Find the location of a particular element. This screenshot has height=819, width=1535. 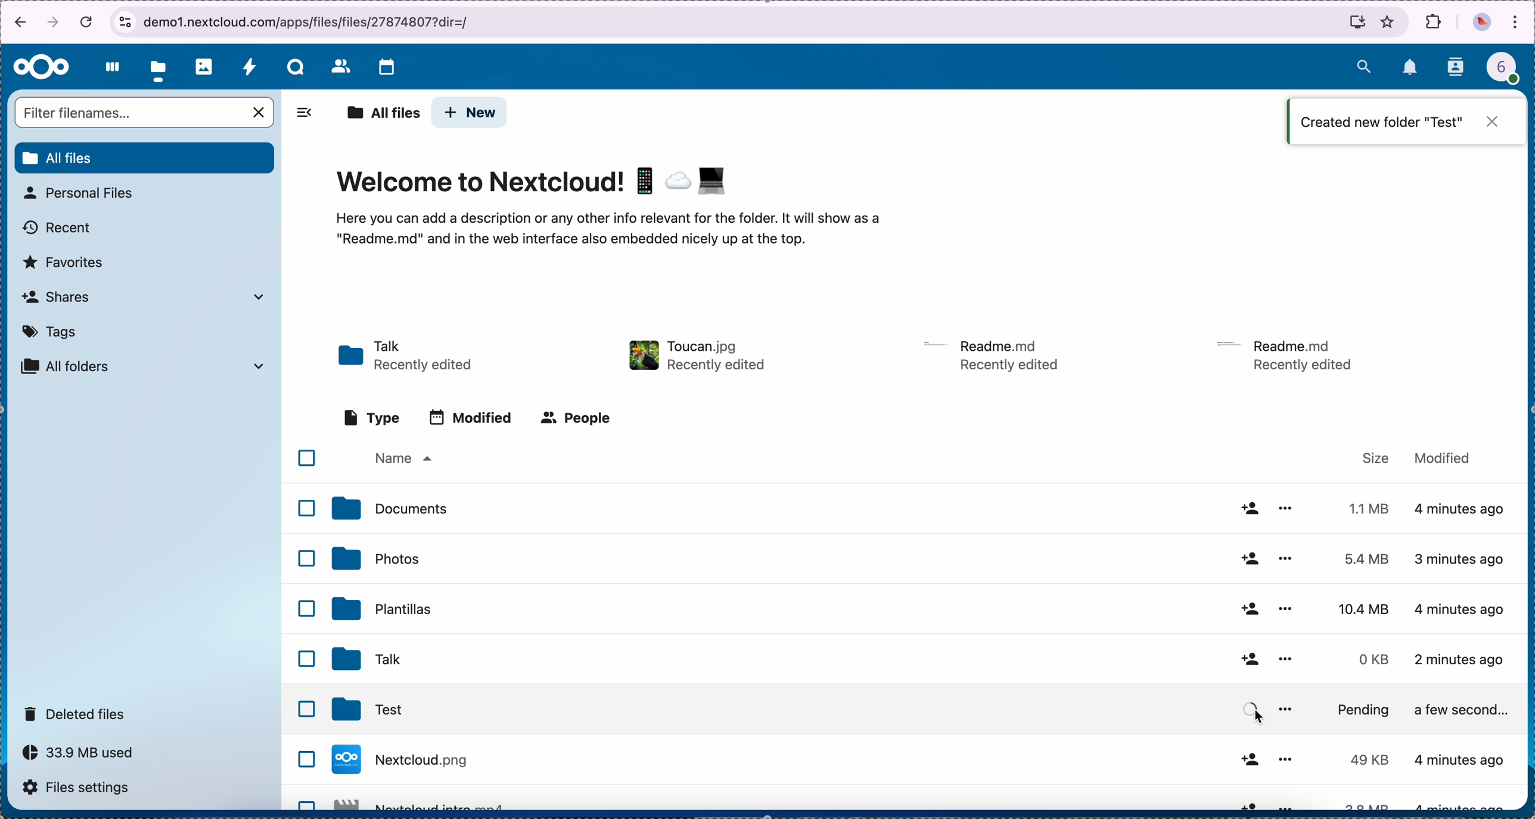

deleted files is located at coordinates (77, 713).